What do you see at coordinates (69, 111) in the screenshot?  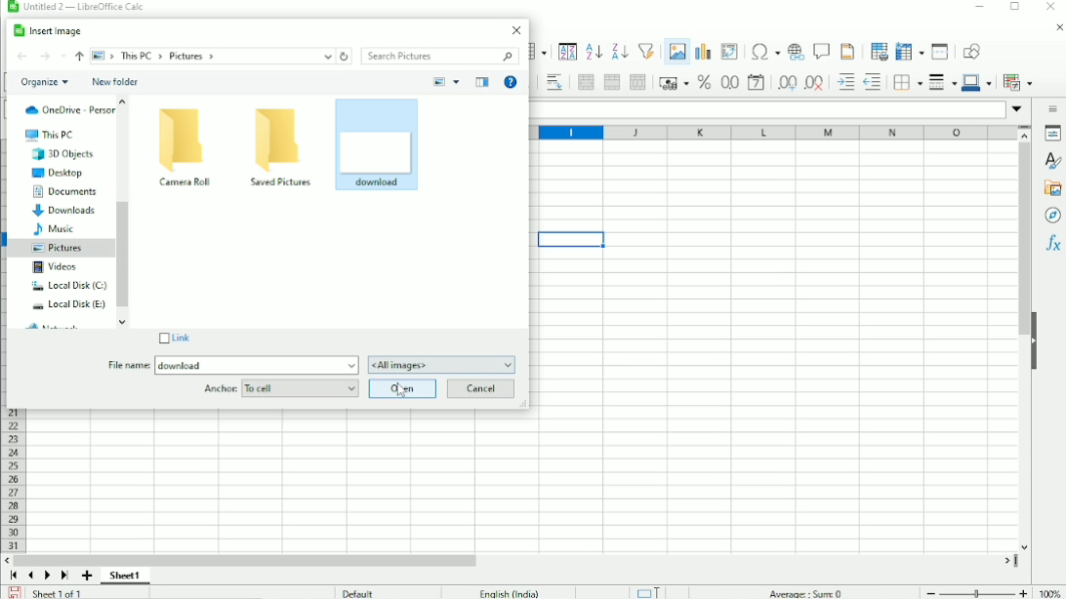 I see `OneDrive-Personal` at bounding box center [69, 111].